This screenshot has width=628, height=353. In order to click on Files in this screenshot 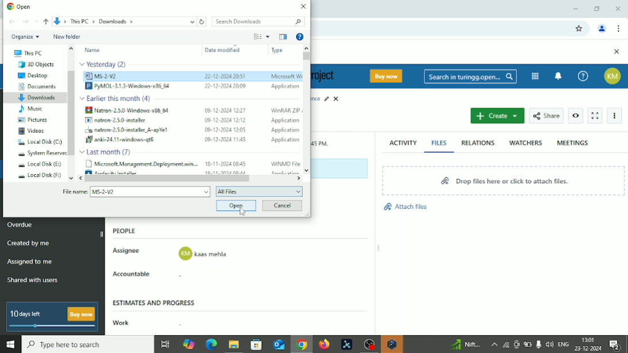, I will do `click(441, 143)`.